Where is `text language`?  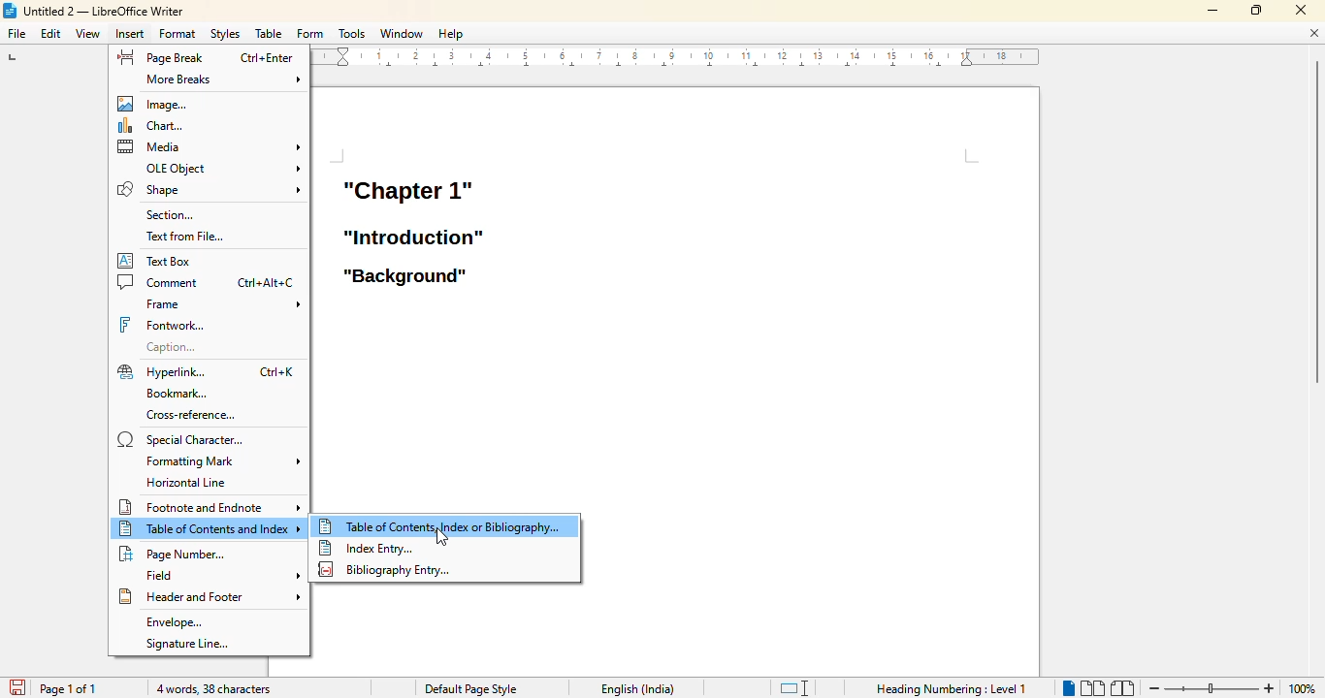
text language is located at coordinates (638, 689).